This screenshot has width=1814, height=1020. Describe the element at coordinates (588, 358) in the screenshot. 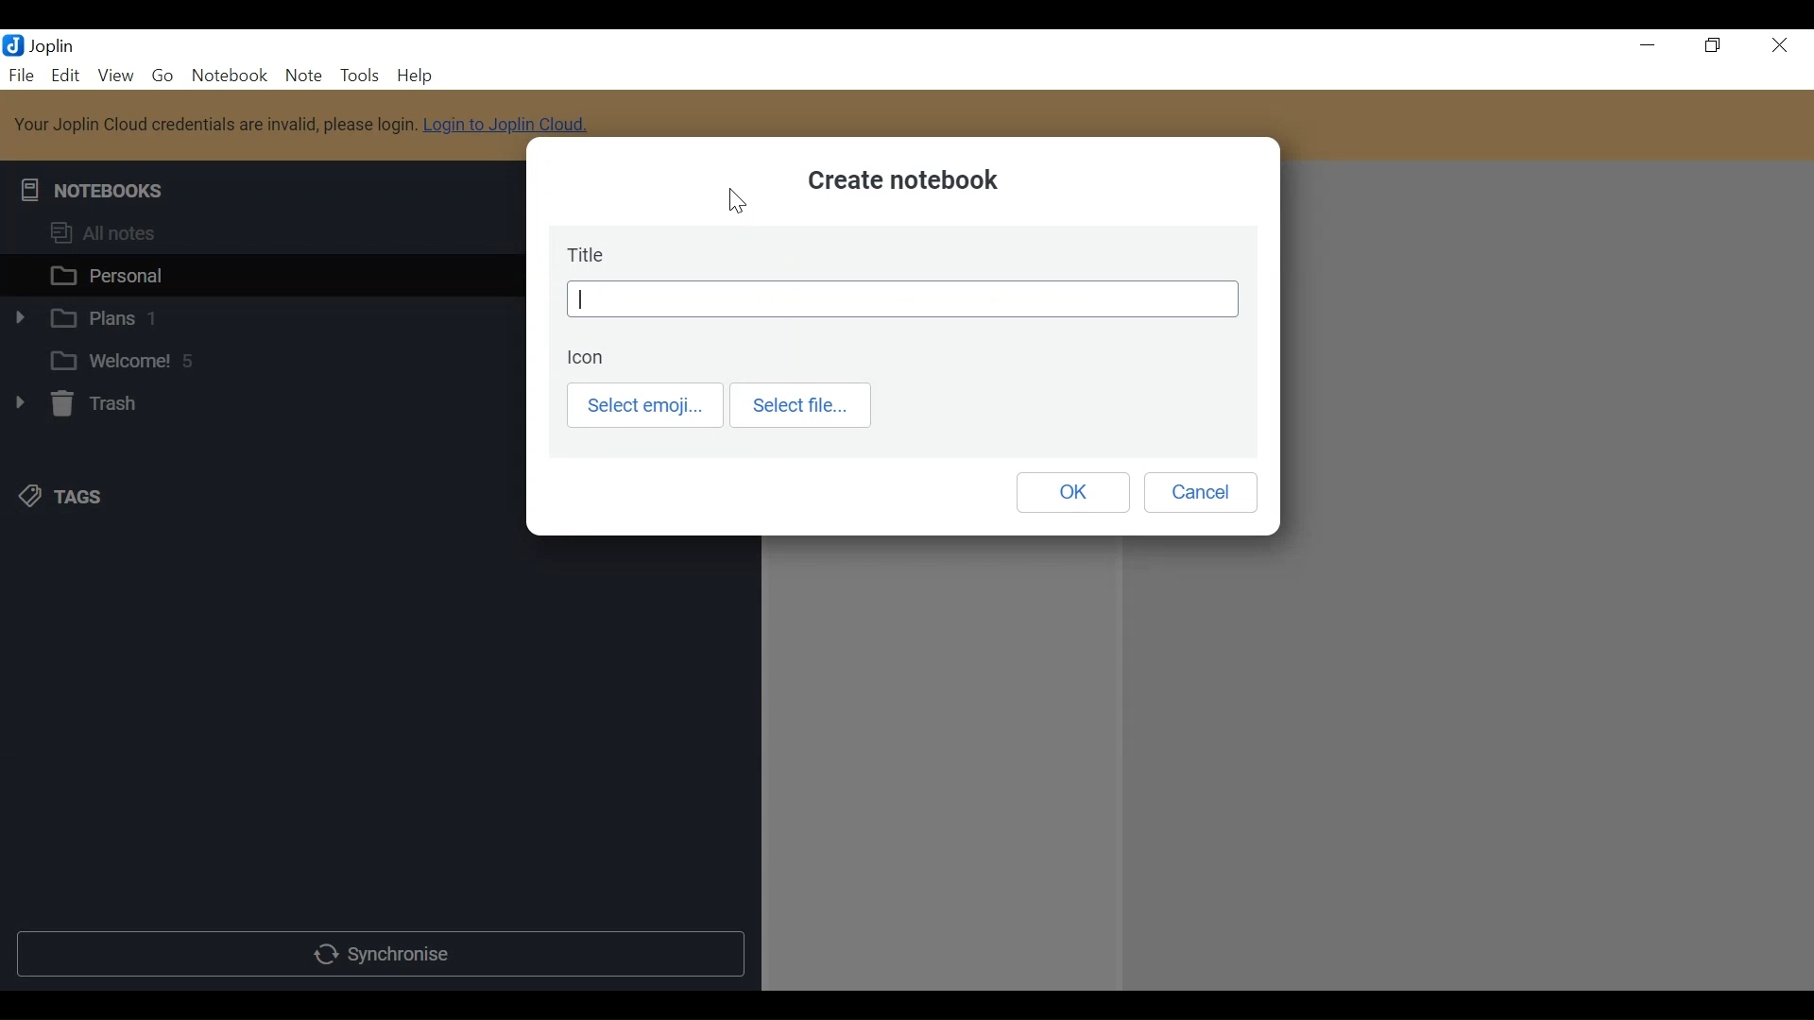

I see `Icon` at that location.